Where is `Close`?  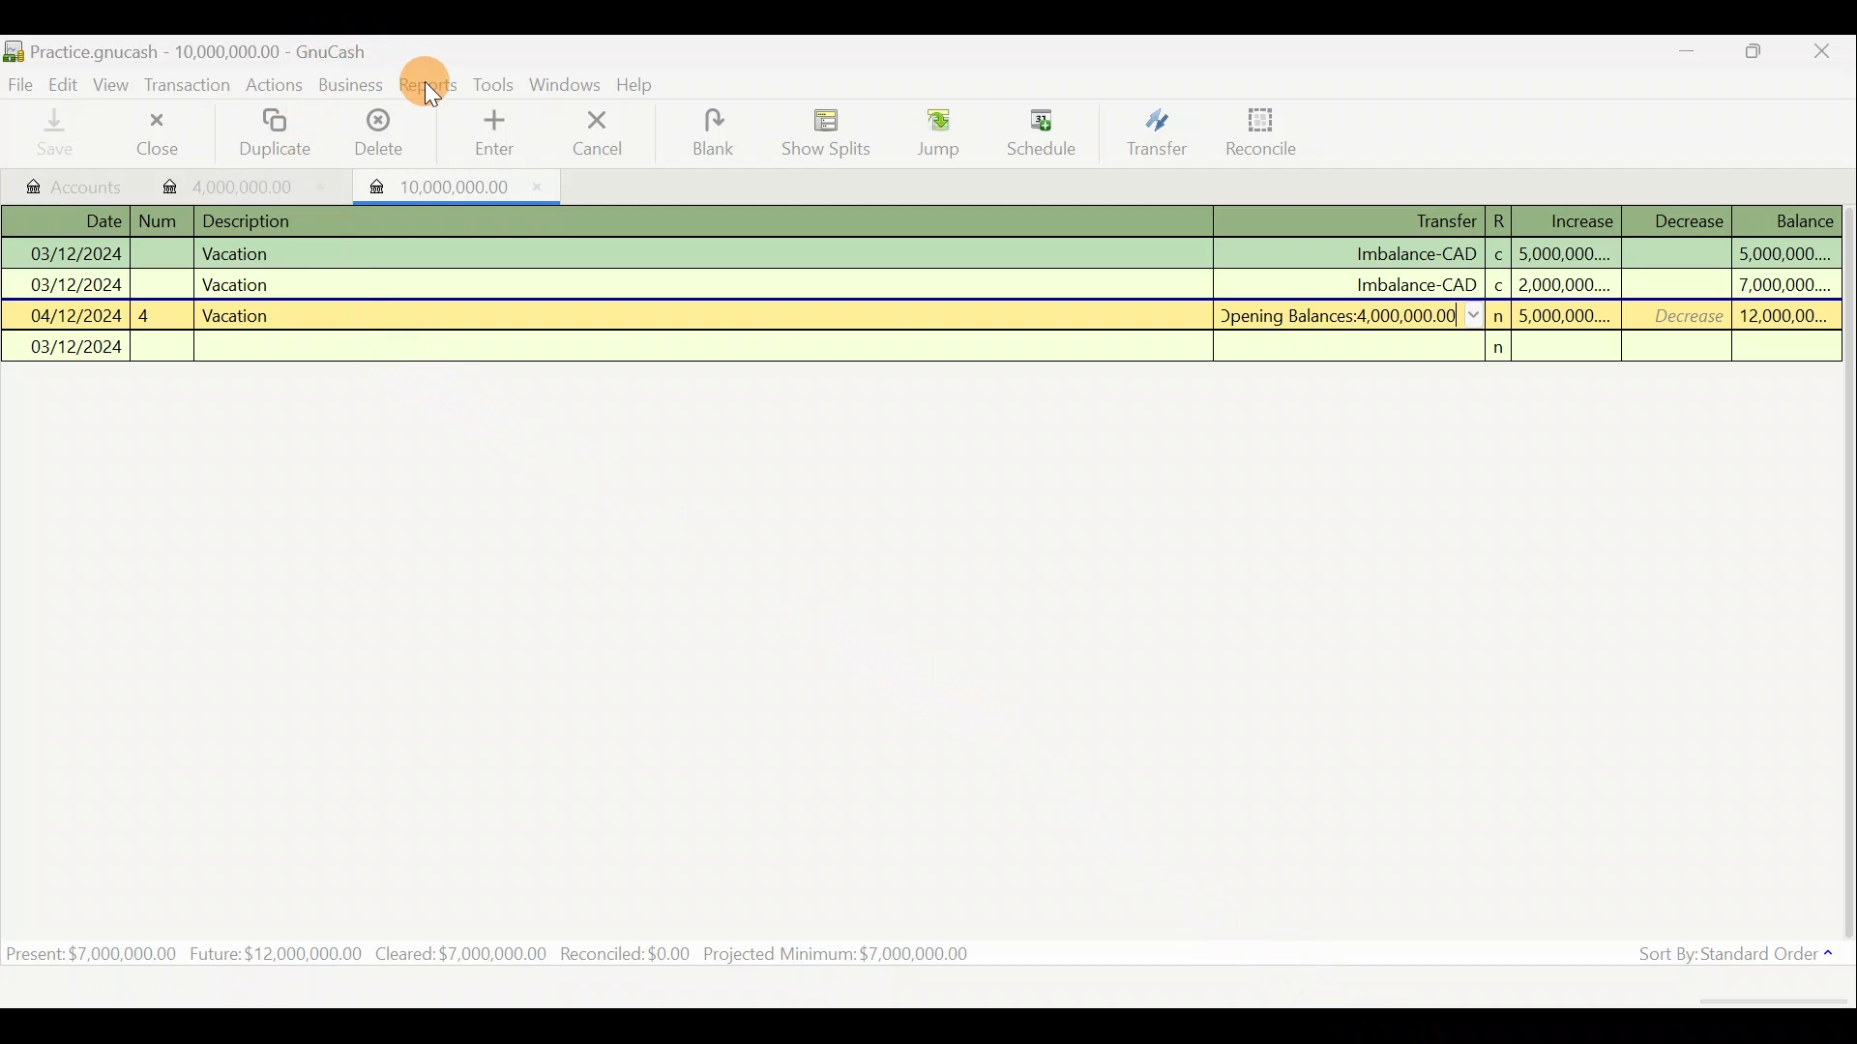 Close is located at coordinates (154, 131).